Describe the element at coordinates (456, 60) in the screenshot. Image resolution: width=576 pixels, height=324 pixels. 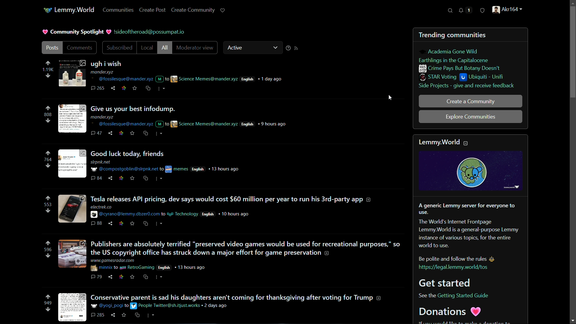
I see `earthlings in the capitalocene` at that location.